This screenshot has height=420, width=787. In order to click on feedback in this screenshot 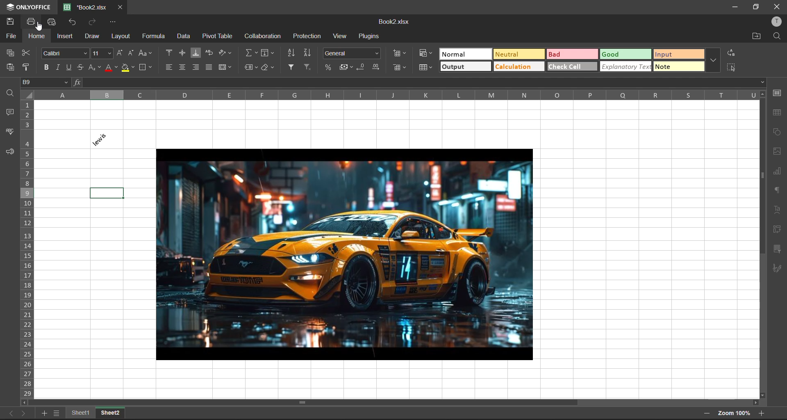, I will do `click(10, 154)`.